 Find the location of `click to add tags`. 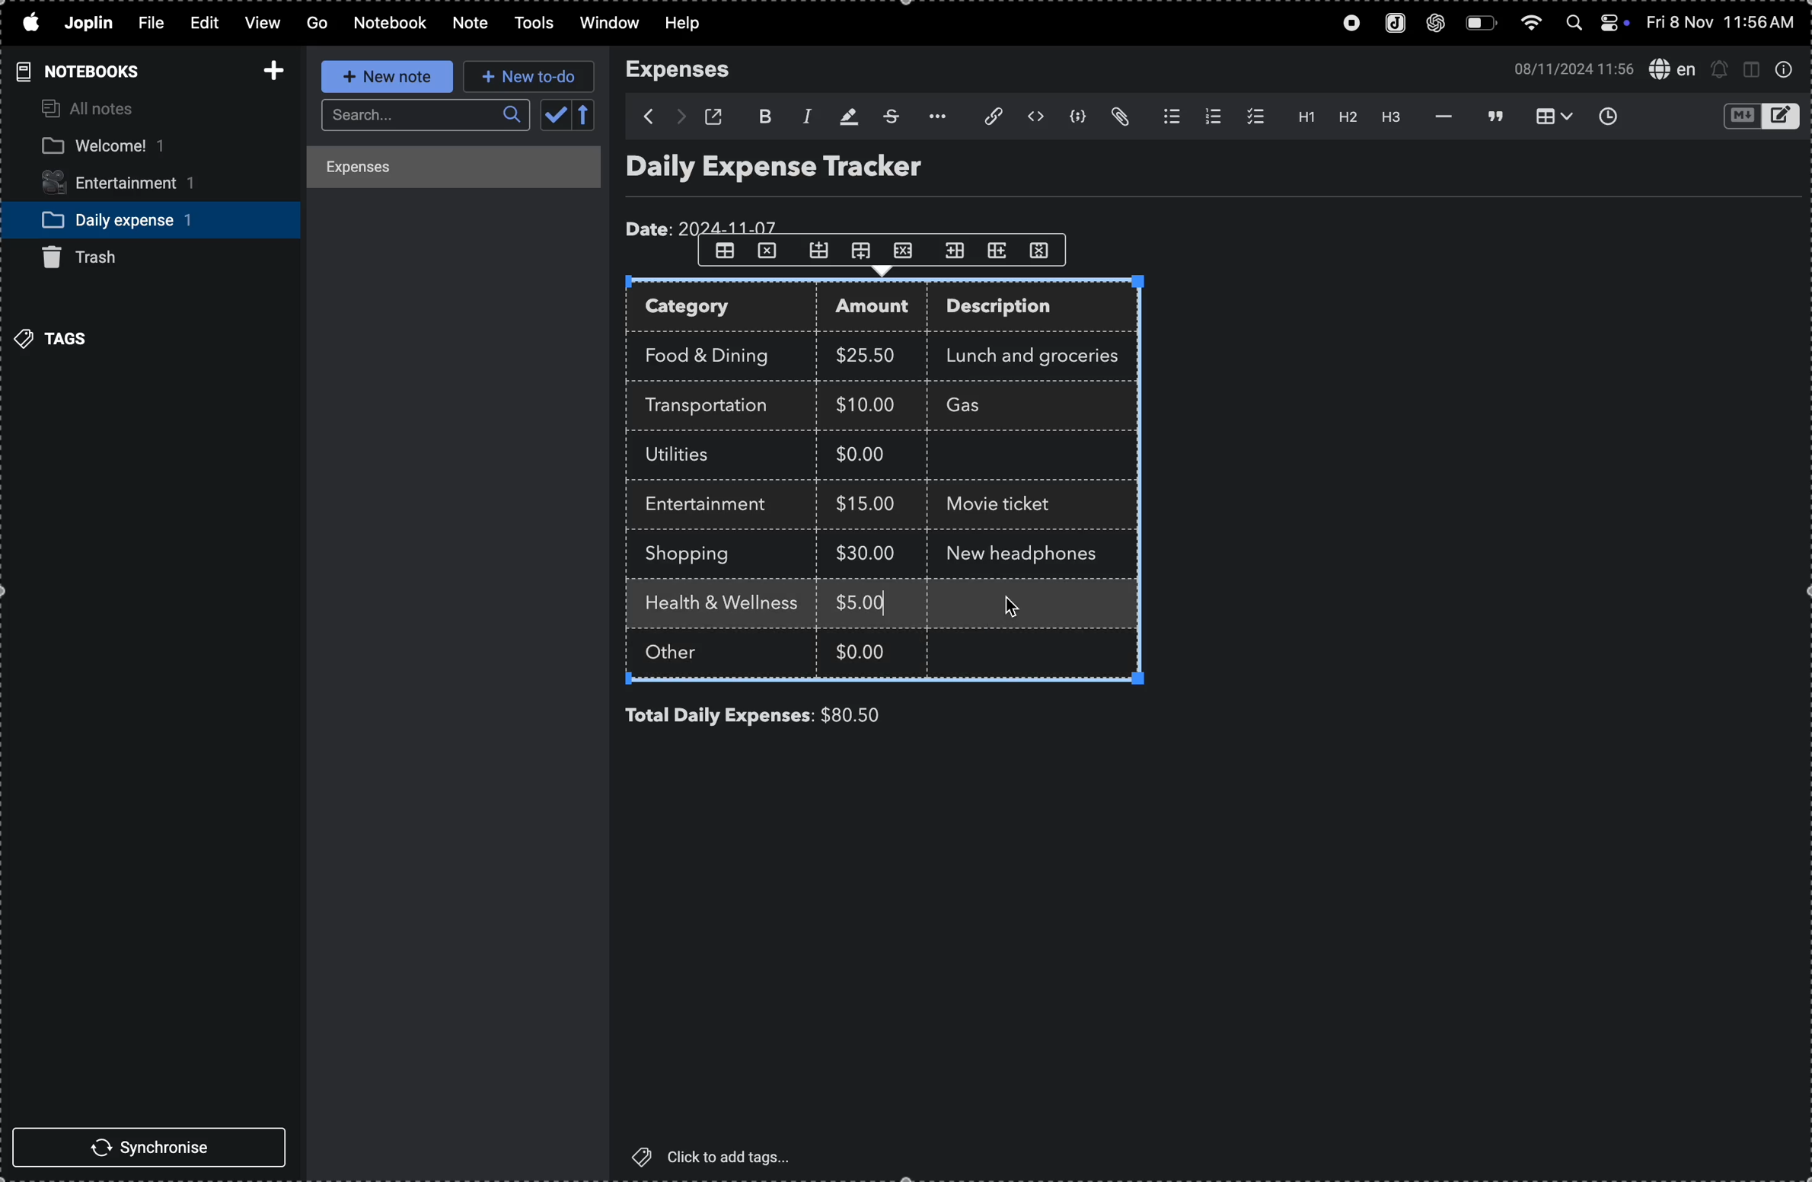

click to add tags is located at coordinates (721, 1156).